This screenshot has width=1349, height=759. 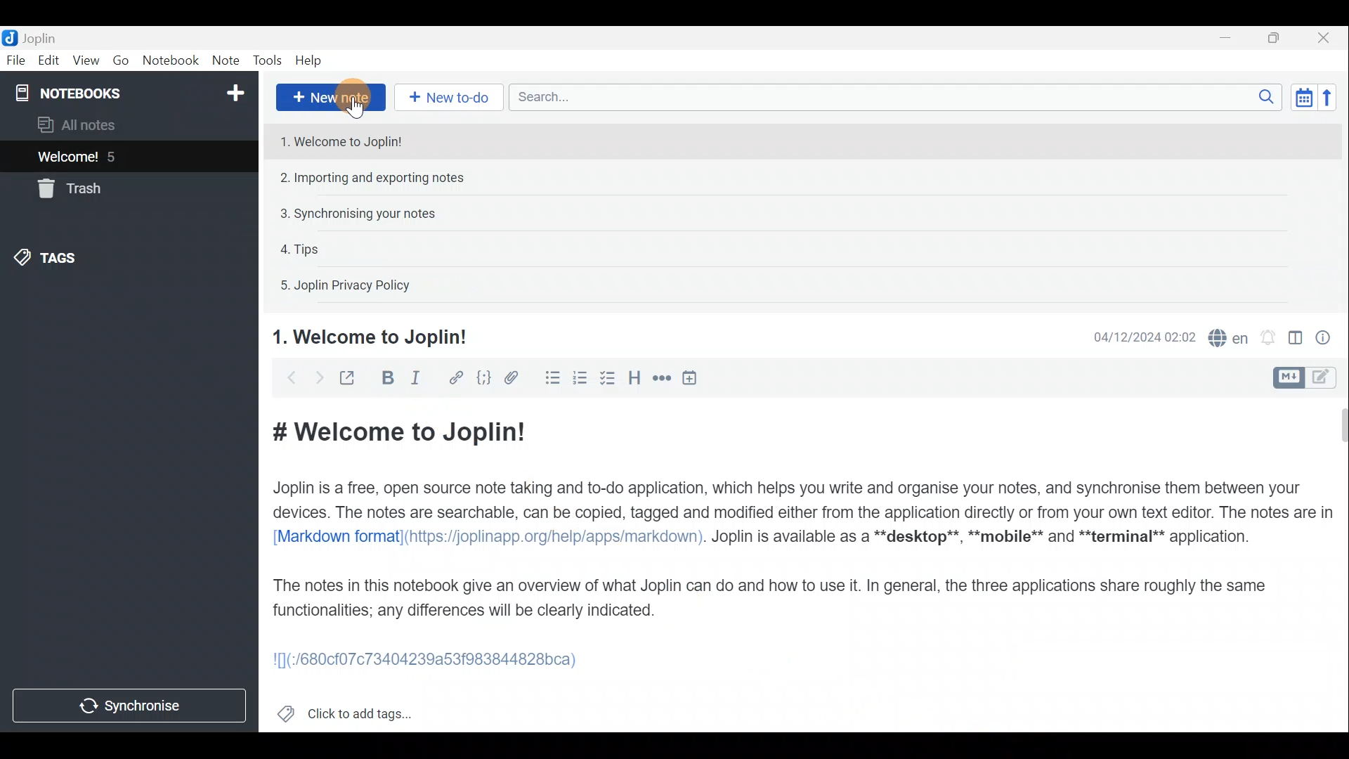 What do you see at coordinates (123, 60) in the screenshot?
I see `Go` at bounding box center [123, 60].